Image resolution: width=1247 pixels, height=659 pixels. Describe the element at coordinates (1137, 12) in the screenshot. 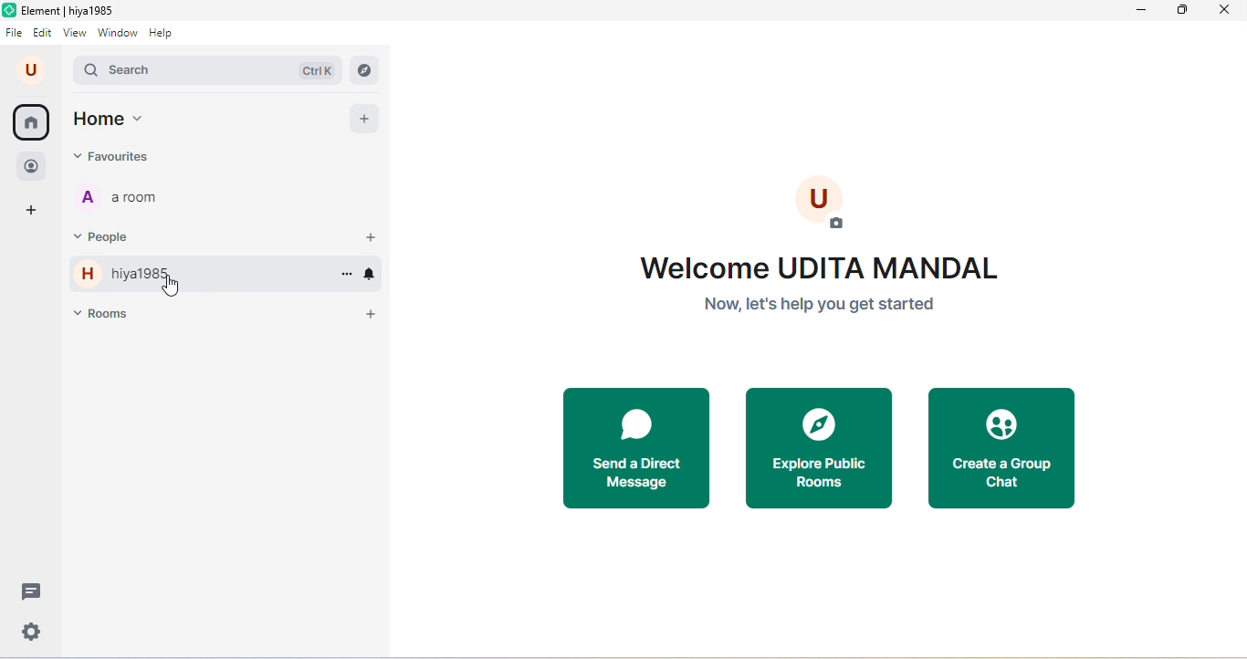

I see `minimize` at that location.